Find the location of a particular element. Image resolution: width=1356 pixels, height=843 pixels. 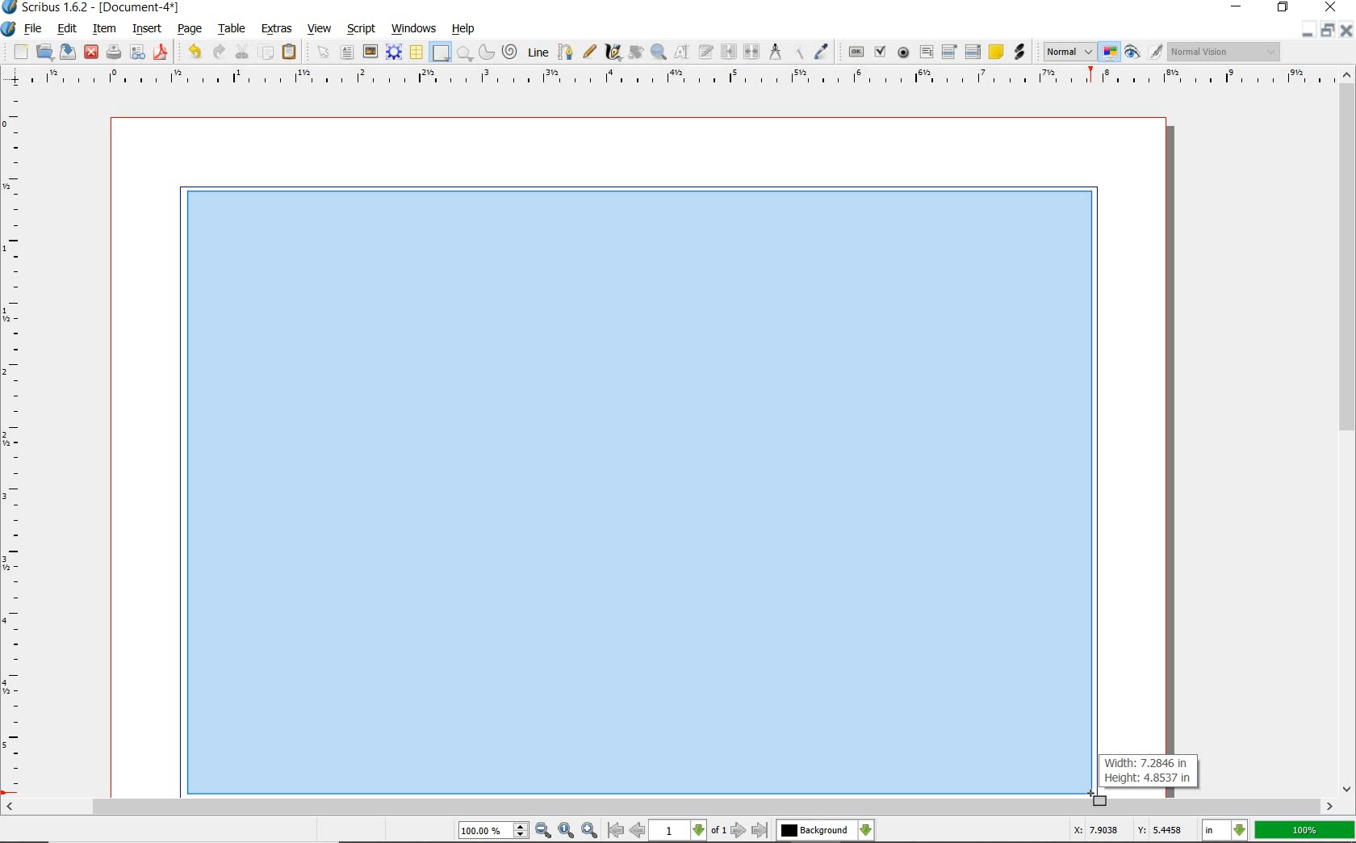

open is located at coordinates (45, 52).